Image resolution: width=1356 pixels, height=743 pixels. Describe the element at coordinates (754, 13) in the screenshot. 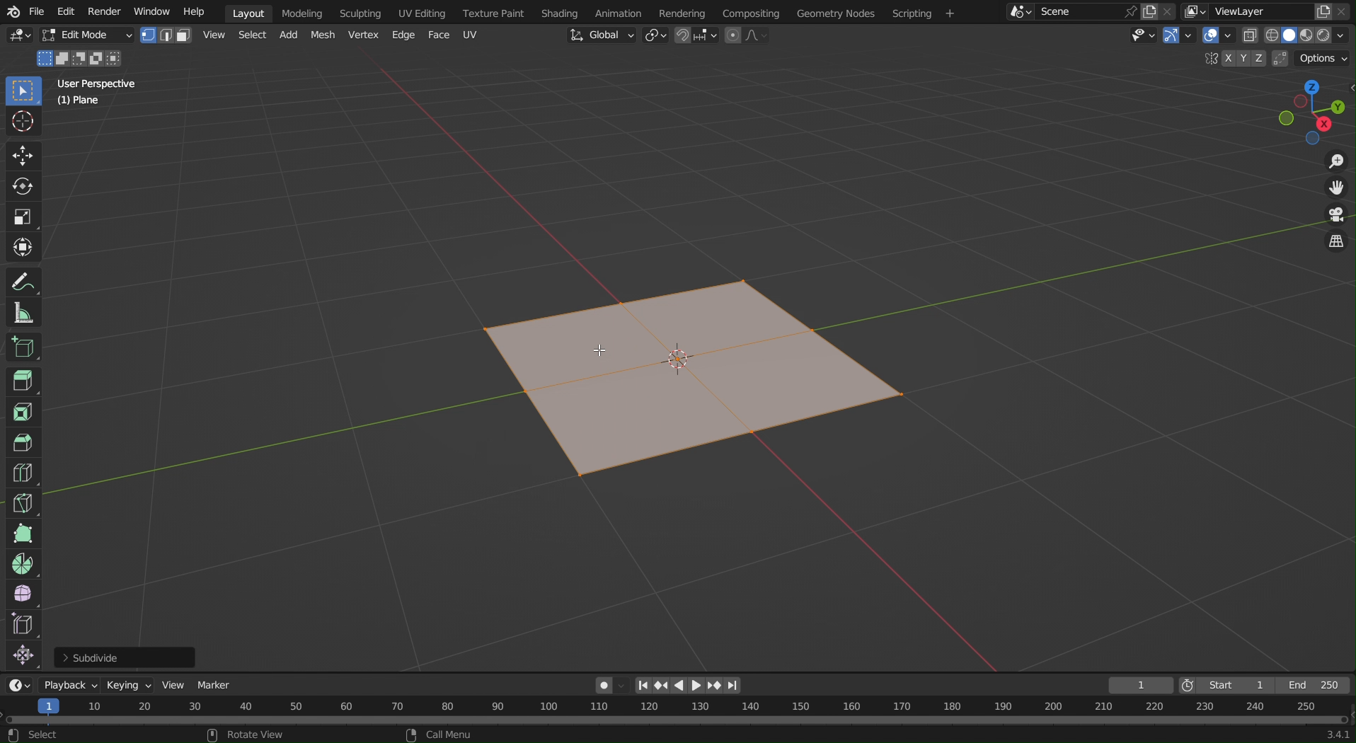

I see `Compositing` at that location.